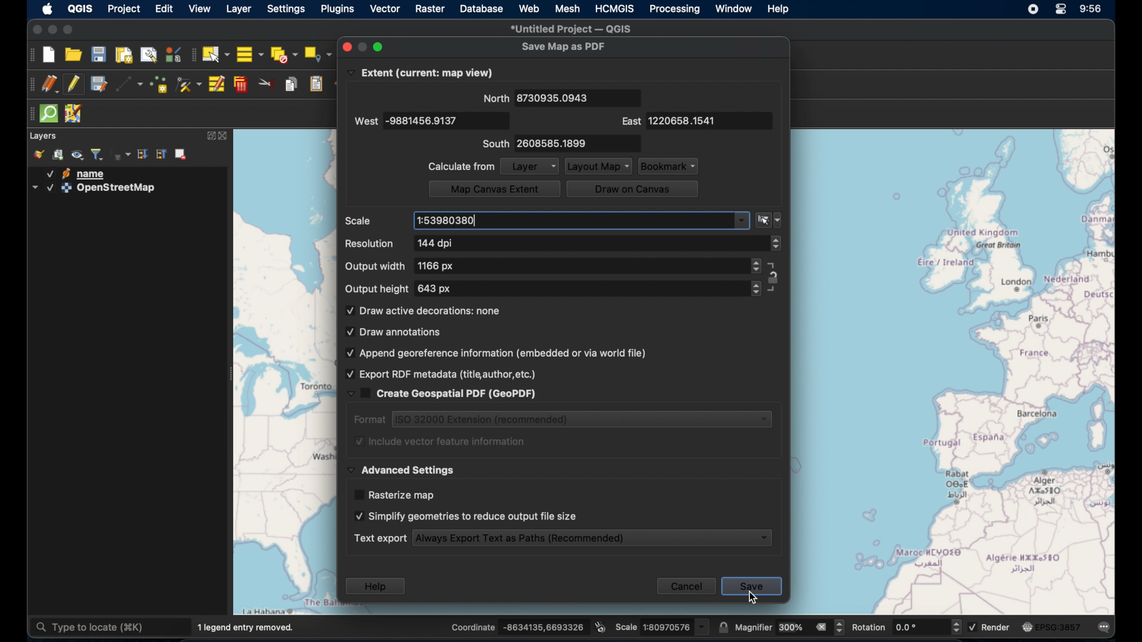  I want to click on south, so click(494, 143).